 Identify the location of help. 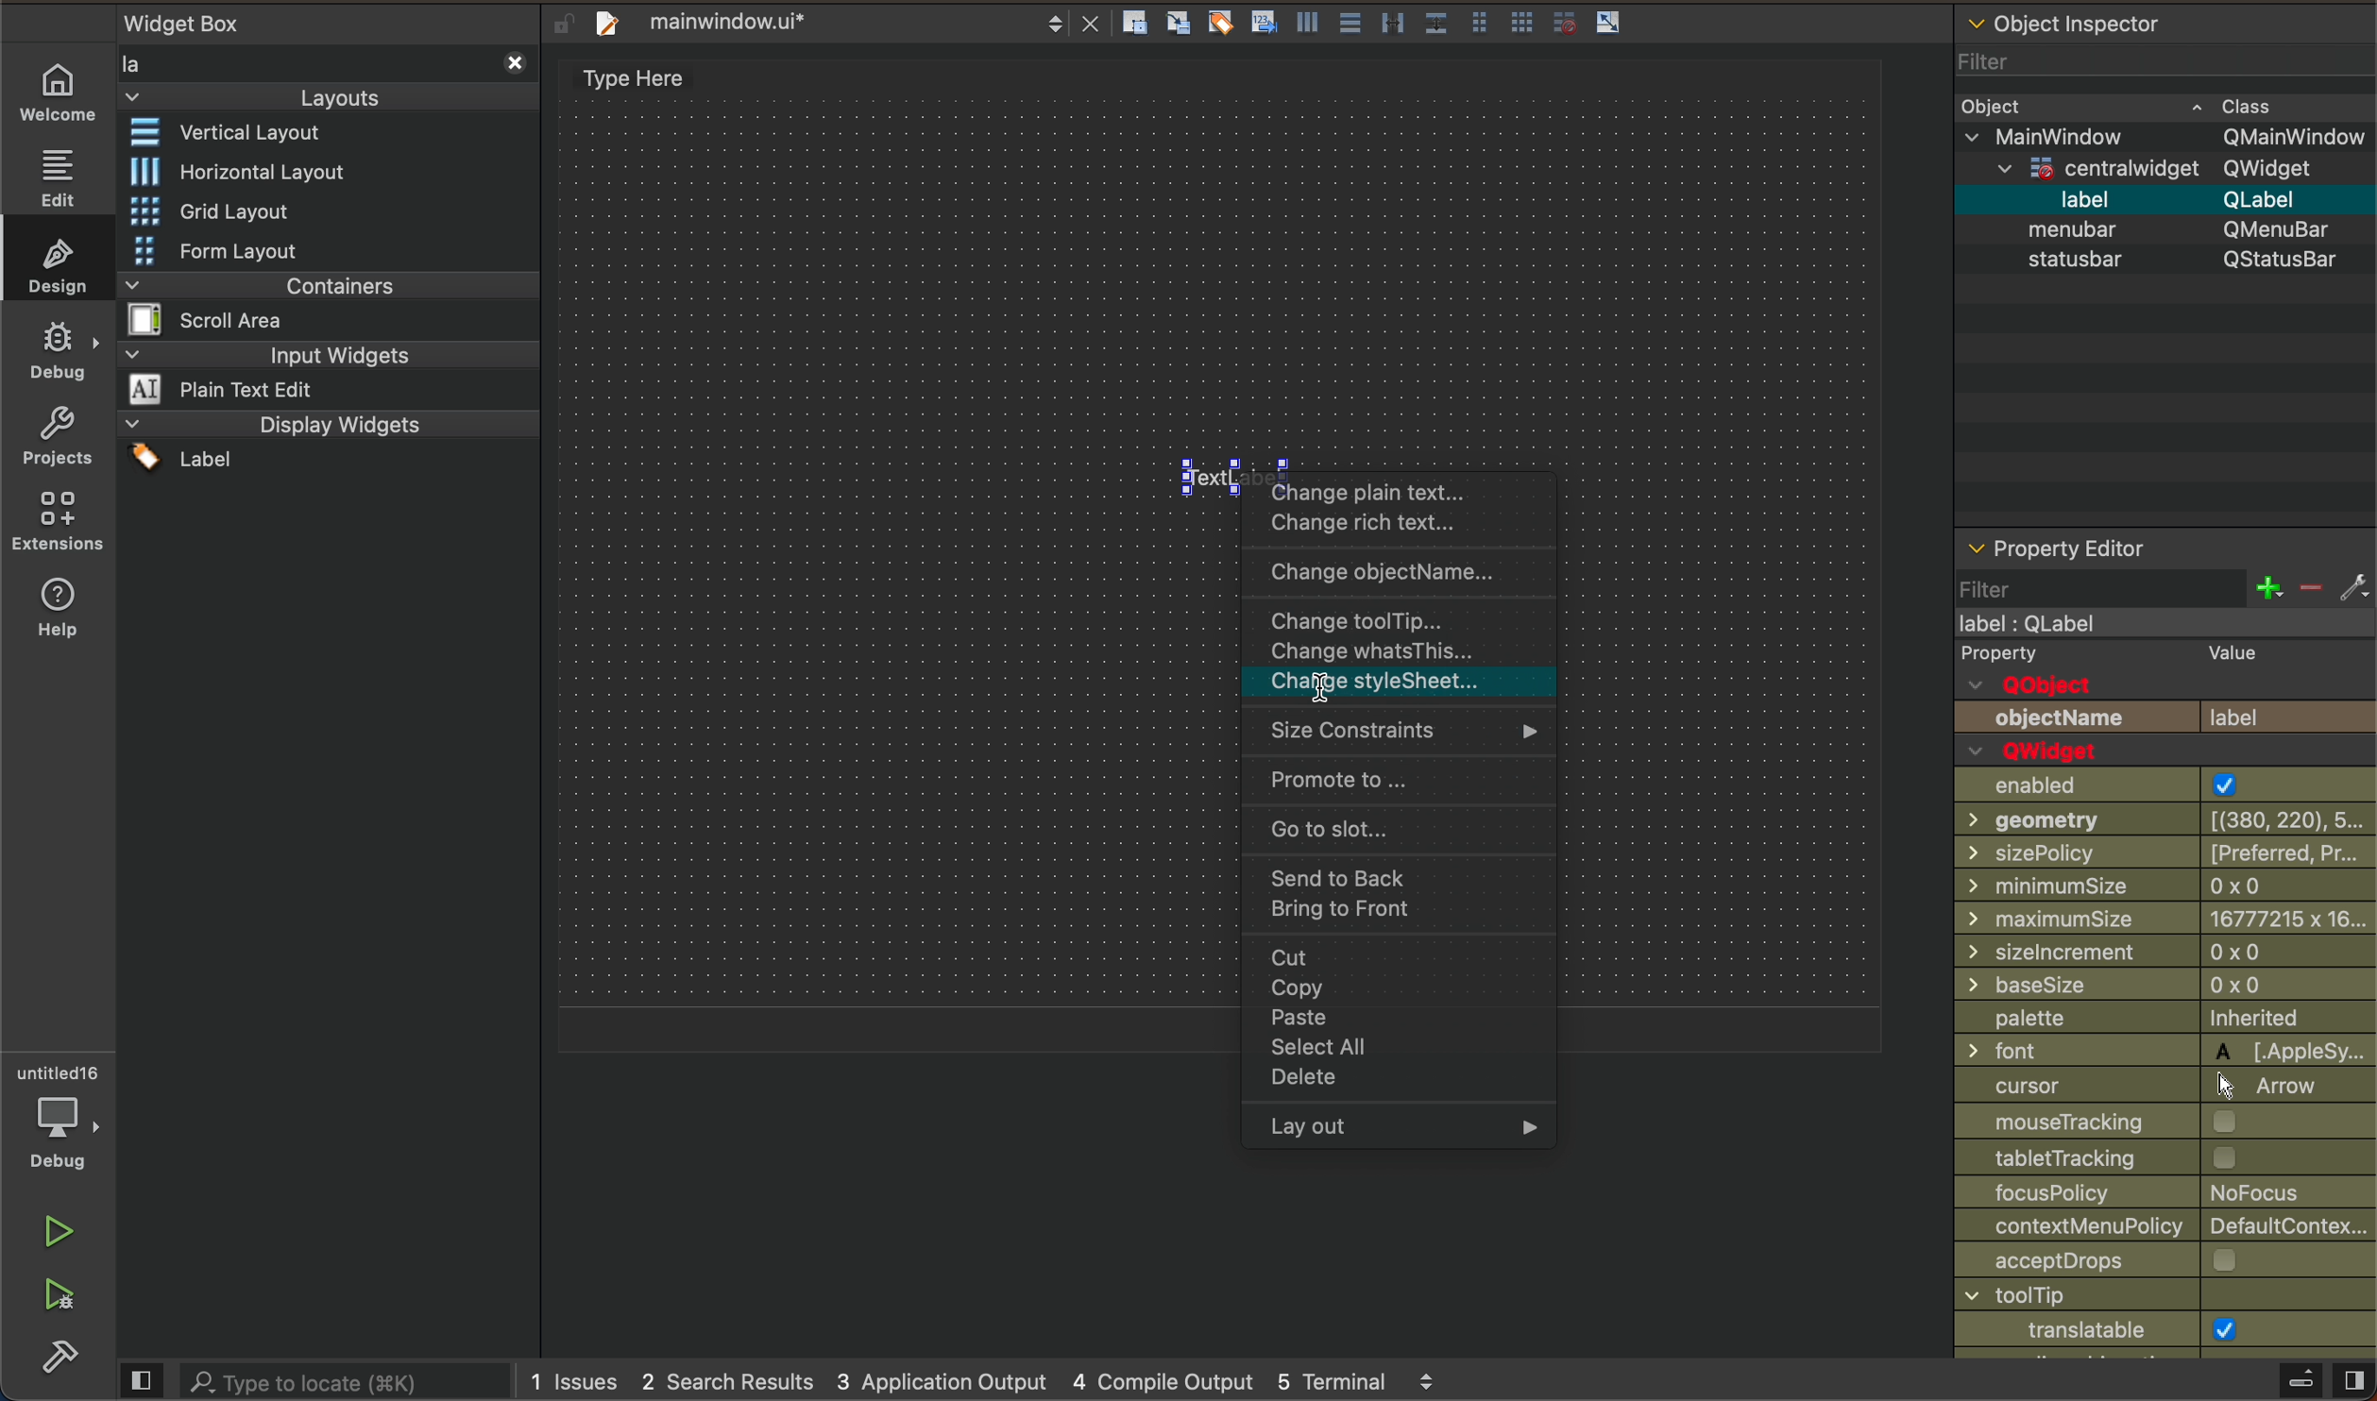
(59, 613).